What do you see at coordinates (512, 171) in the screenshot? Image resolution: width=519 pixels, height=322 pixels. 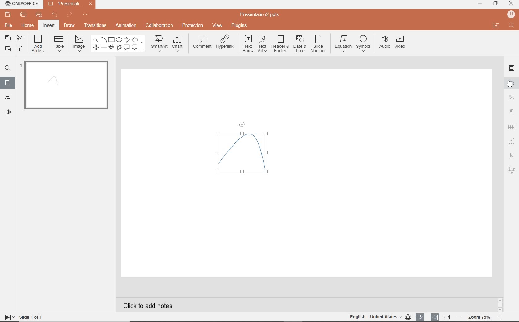 I see `SIGNATURE` at bounding box center [512, 171].